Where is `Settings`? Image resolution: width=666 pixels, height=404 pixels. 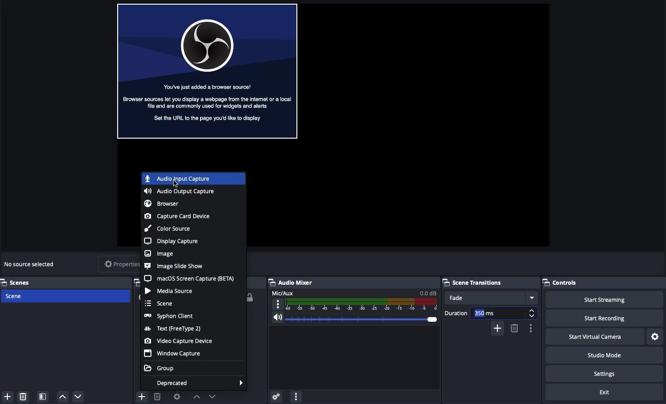
Settings is located at coordinates (655, 337).